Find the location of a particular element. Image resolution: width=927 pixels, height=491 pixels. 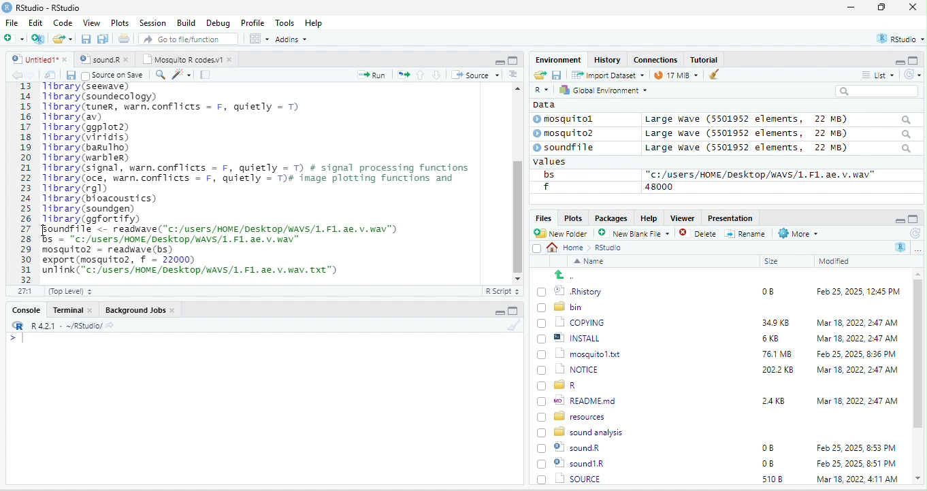

Ld bin is located at coordinates (562, 306).